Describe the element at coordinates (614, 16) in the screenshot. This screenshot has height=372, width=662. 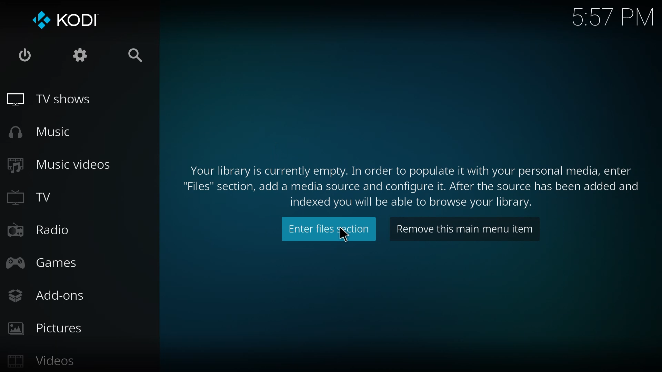
I see `time` at that location.